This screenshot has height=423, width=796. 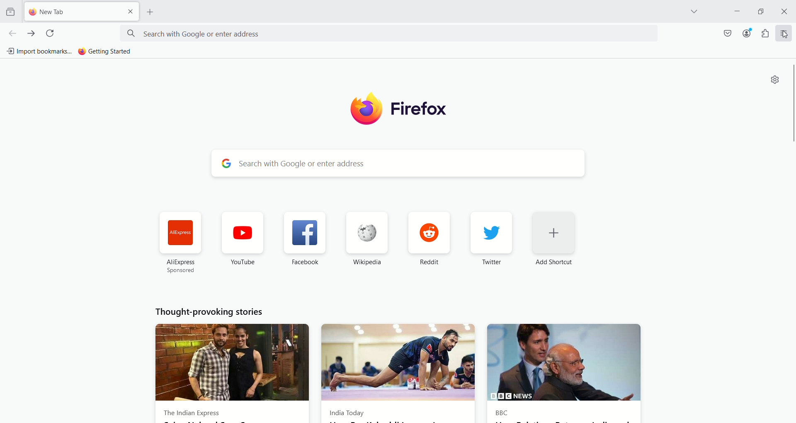 What do you see at coordinates (695, 12) in the screenshot?
I see `list all tabs` at bounding box center [695, 12].